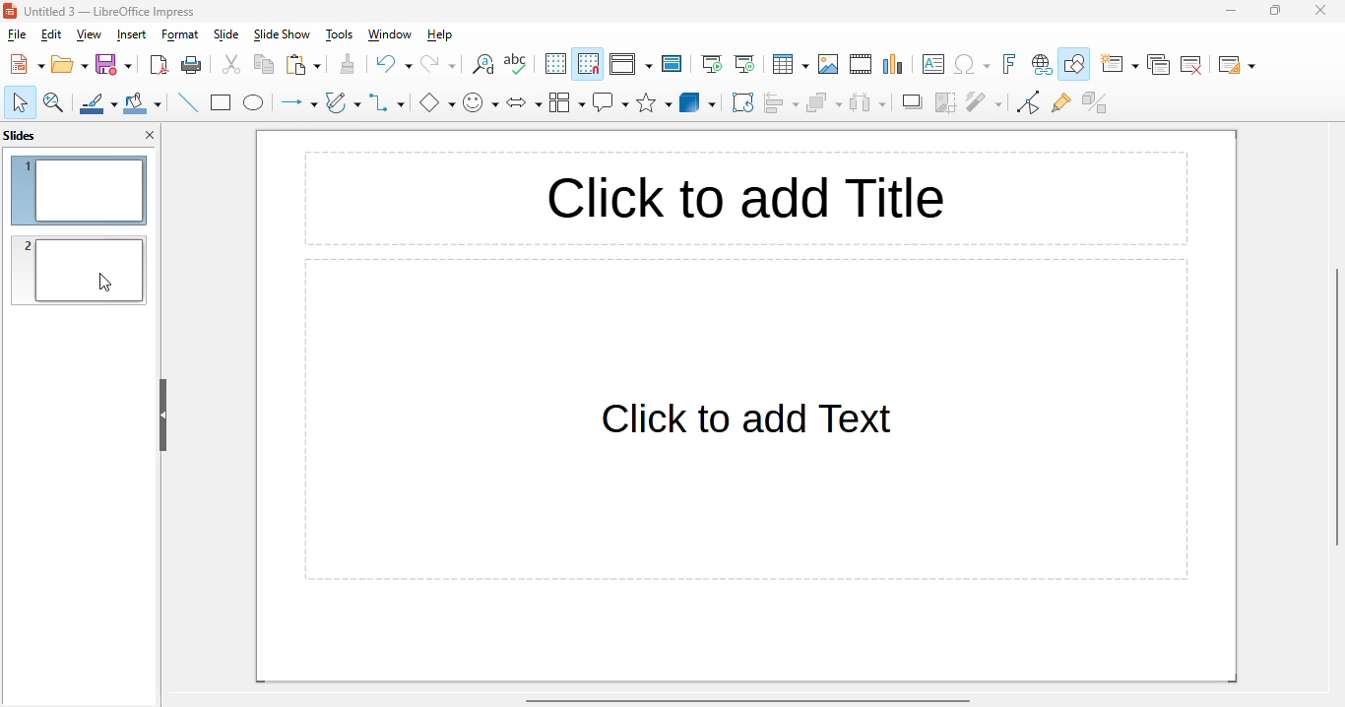 This screenshot has height=707, width=1345. I want to click on toggle extrusion, so click(1094, 102).